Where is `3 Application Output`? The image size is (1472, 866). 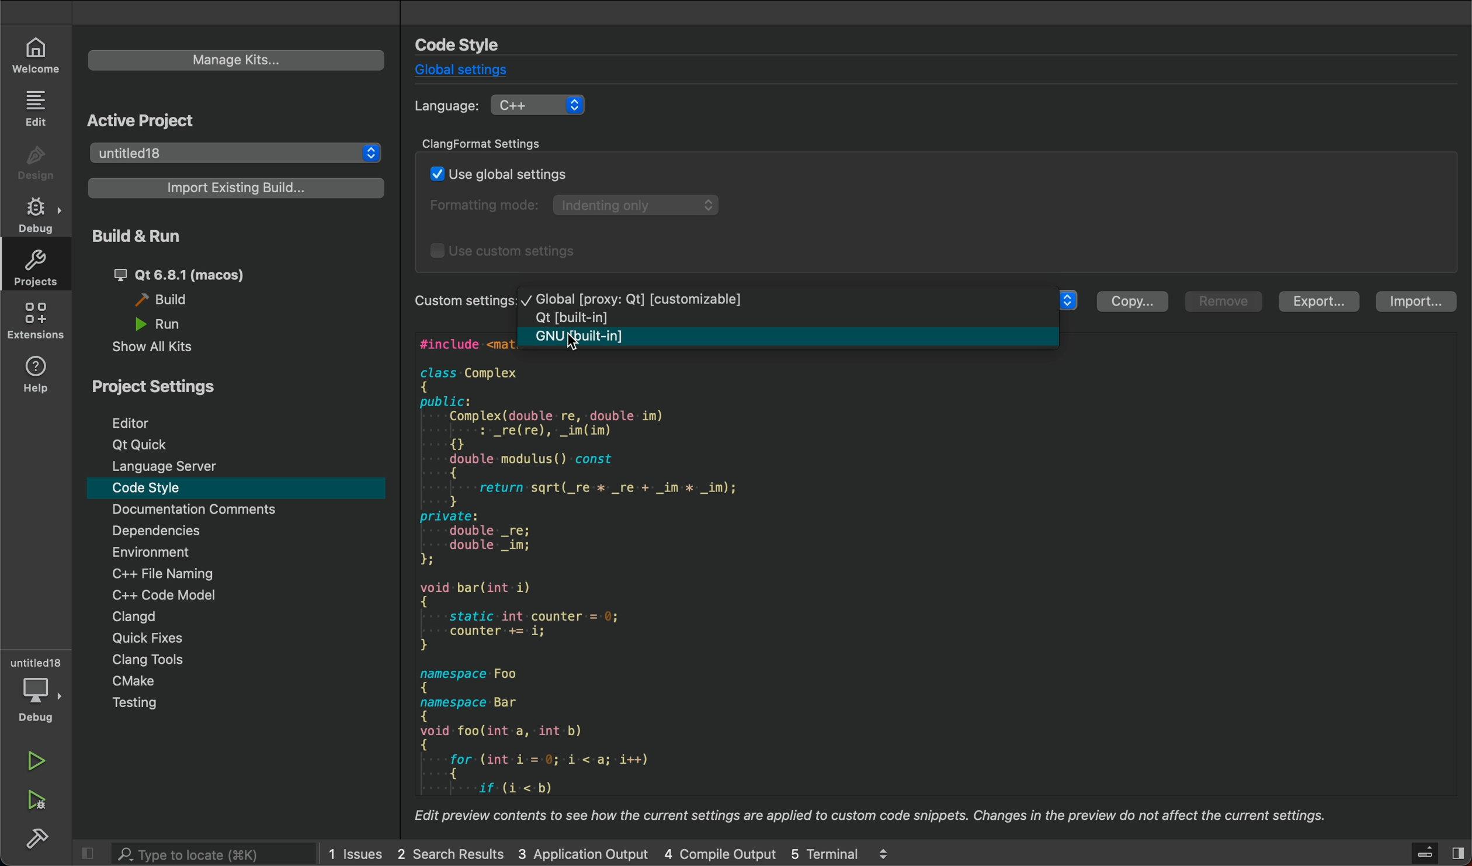 3 Application Output is located at coordinates (581, 852).